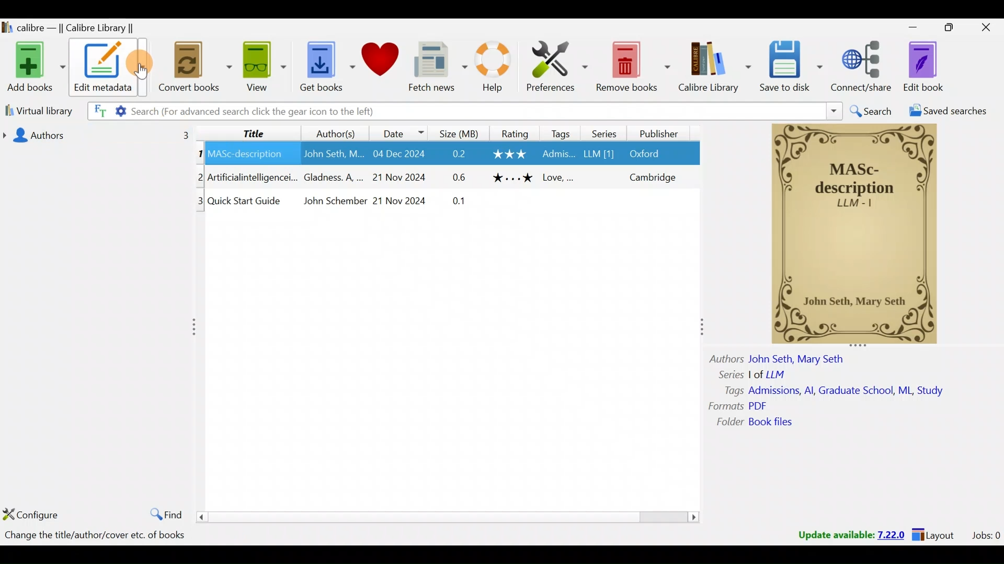 Image resolution: width=1004 pixels, height=564 pixels. What do you see at coordinates (938, 537) in the screenshot?
I see `Layouts` at bounding box center [938, 537].